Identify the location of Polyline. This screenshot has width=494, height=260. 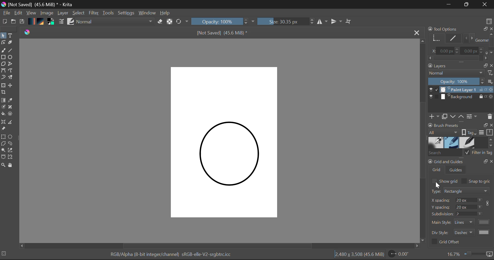
(11, 63).